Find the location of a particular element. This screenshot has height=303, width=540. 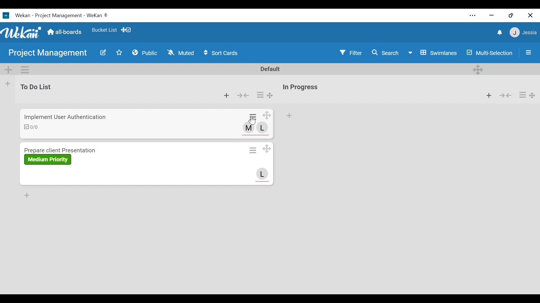

Member Settings is located at coordinates (523, 32).